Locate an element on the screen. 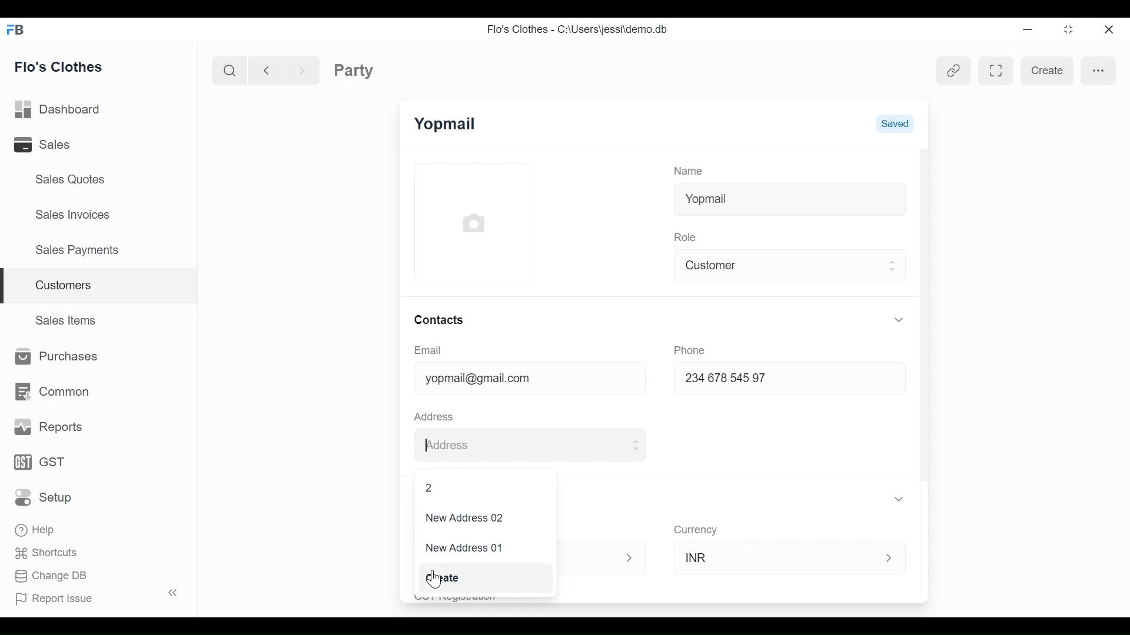 The image size is (1130, 635). Name is located at coordinates (690, 171).